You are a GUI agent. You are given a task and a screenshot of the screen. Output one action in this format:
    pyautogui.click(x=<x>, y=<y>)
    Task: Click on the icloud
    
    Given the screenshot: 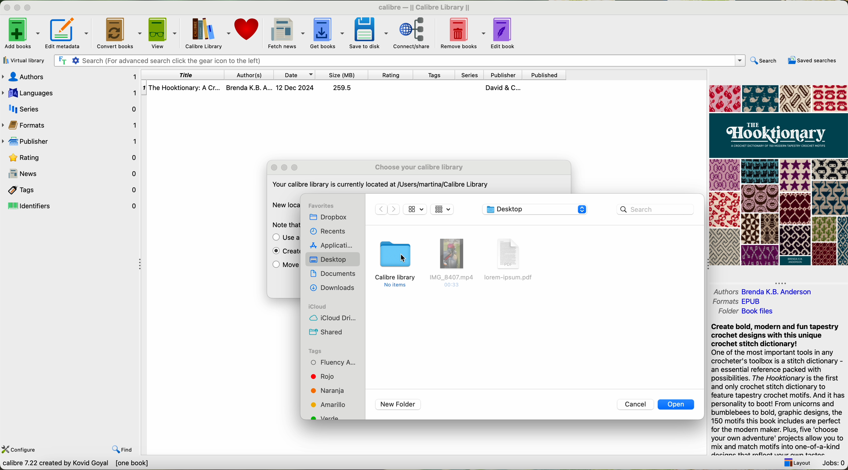 What is the action you would take?
    pyautogui.click(x=319, y=307)
    